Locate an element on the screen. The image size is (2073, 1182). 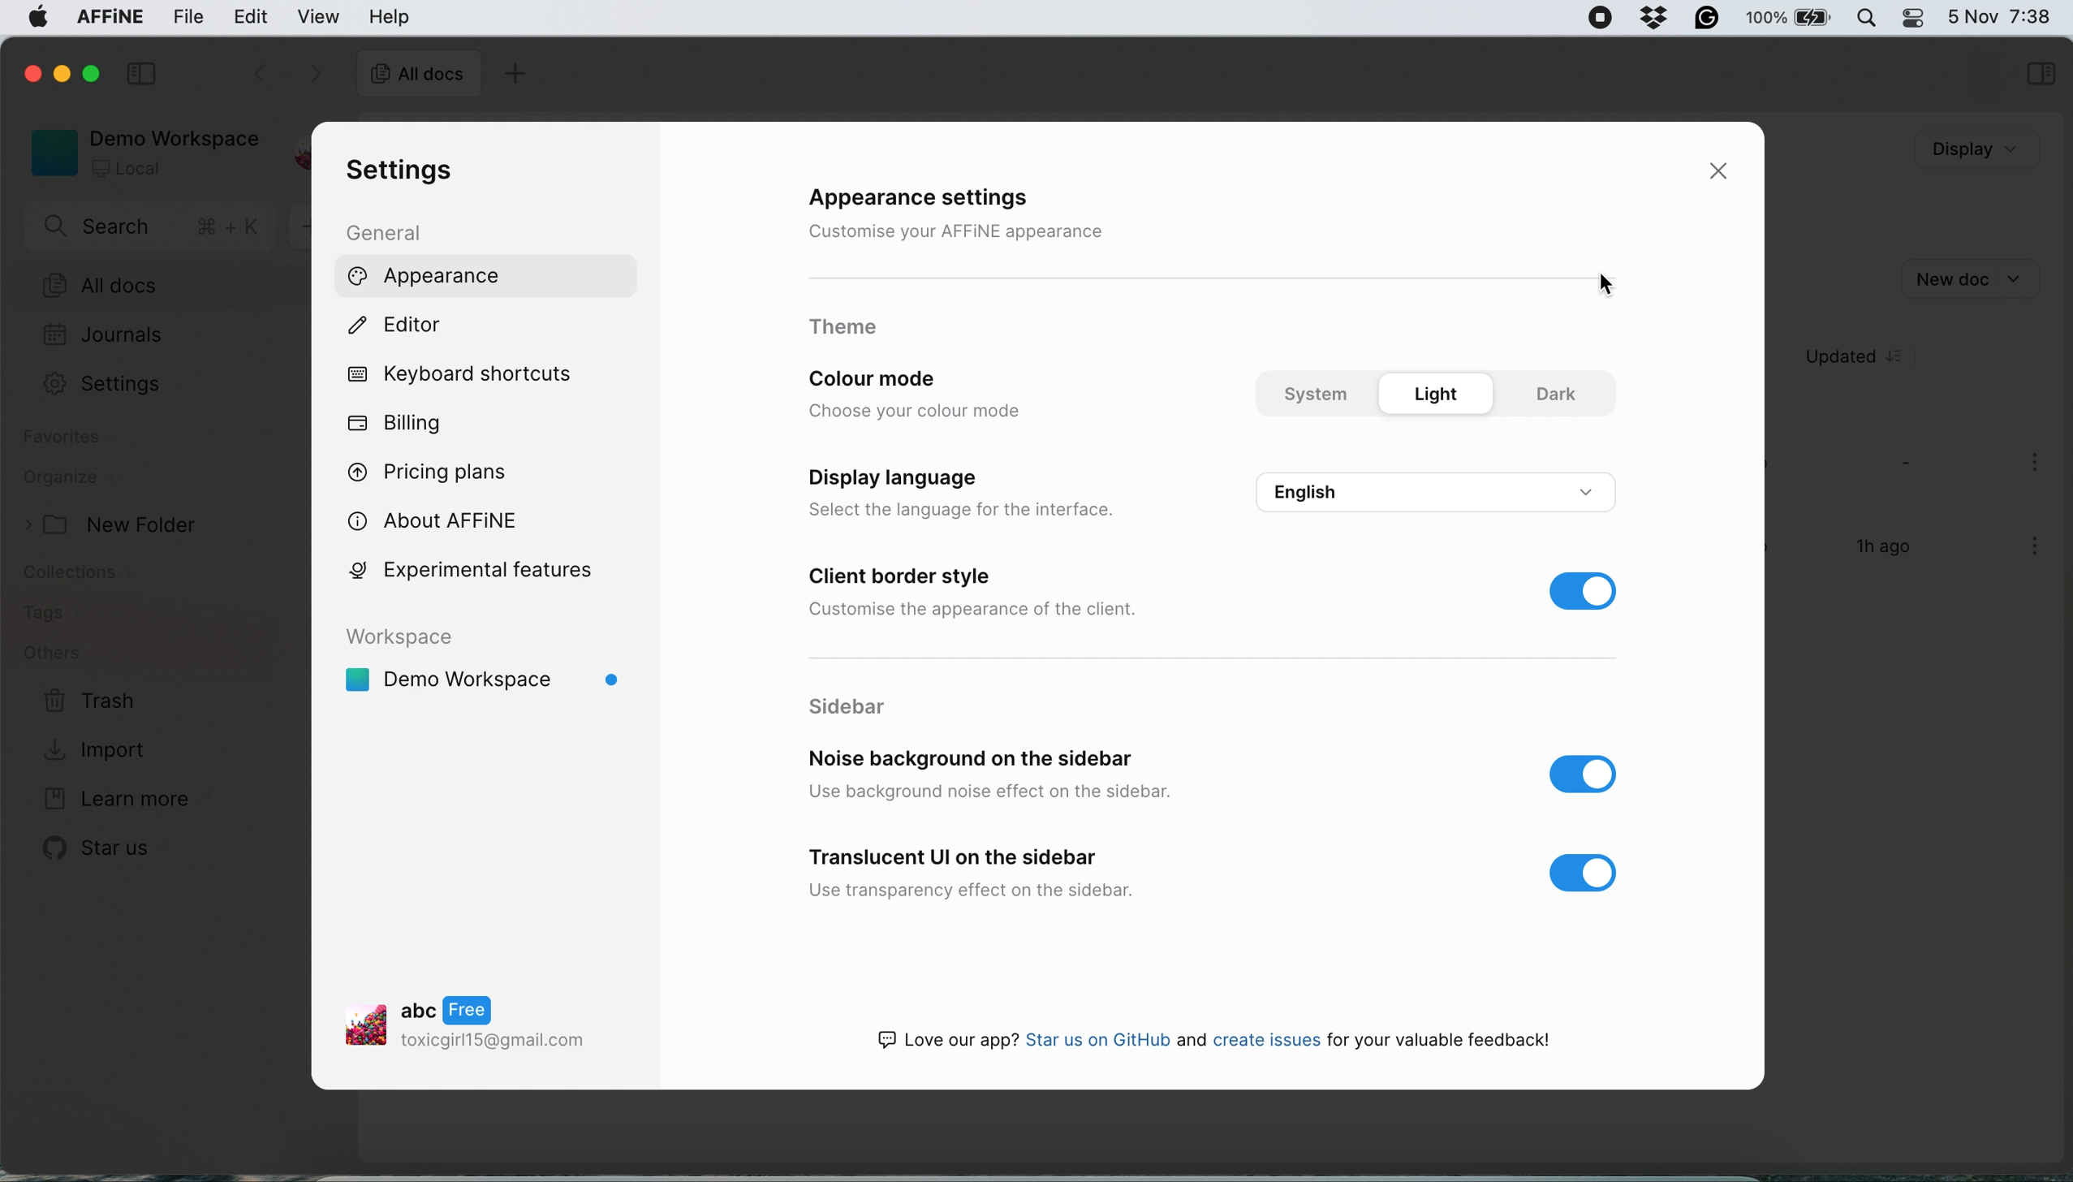
customise your affine appearance is located at coordinates (993, 234).